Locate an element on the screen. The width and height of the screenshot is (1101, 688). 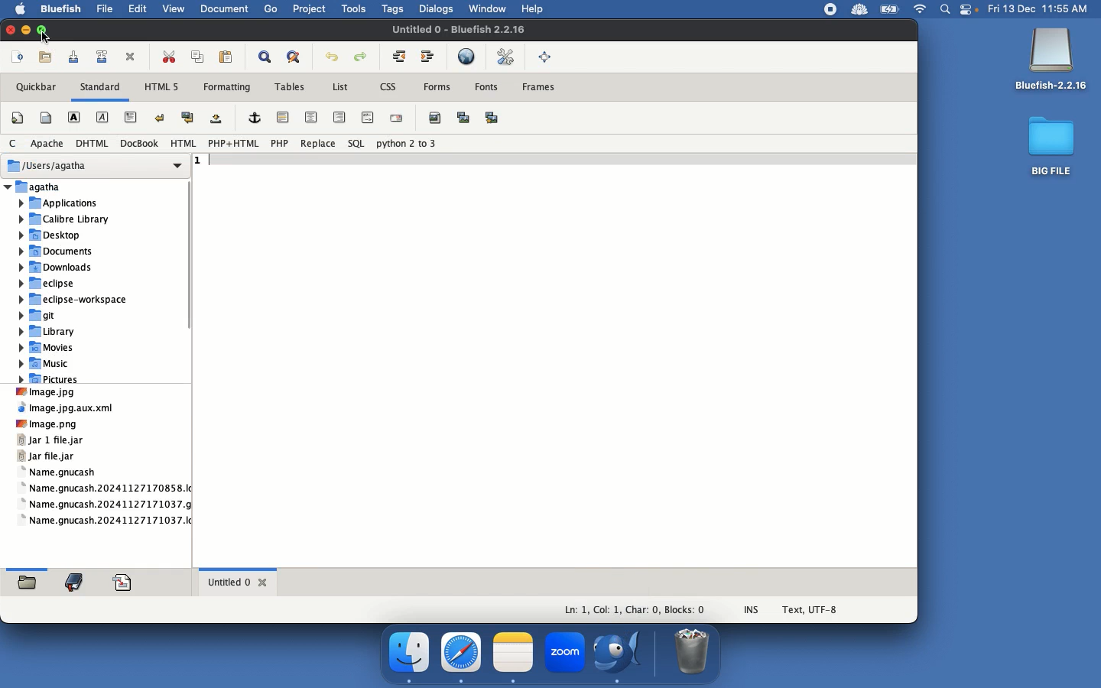
movies is located at coordinates (47, 349).